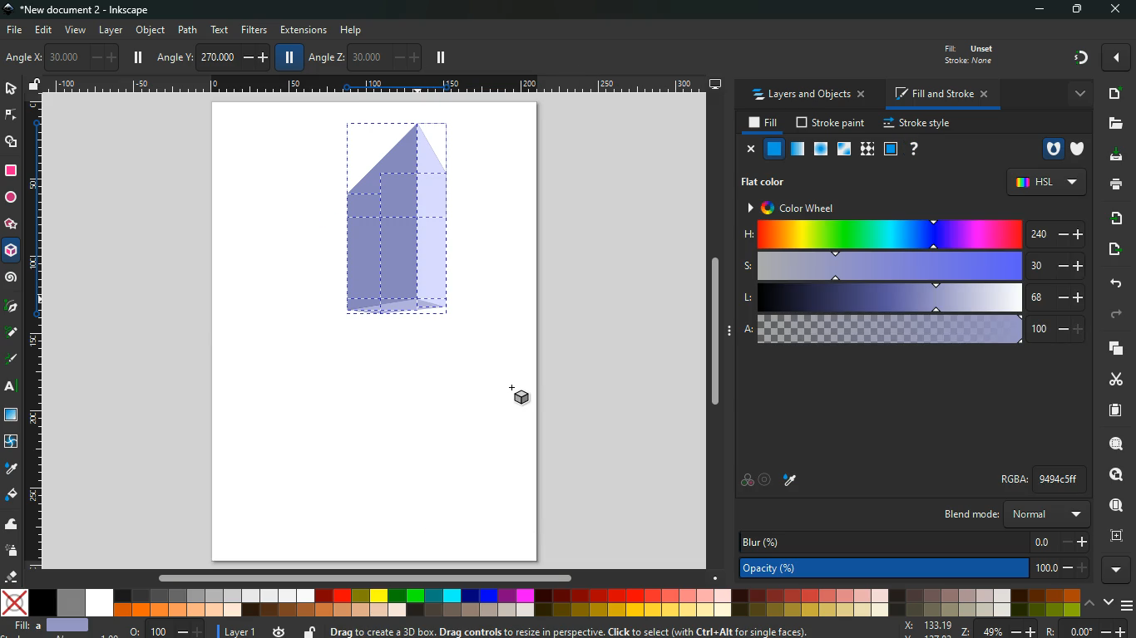  I want to click on layers, so click(1111, 347).